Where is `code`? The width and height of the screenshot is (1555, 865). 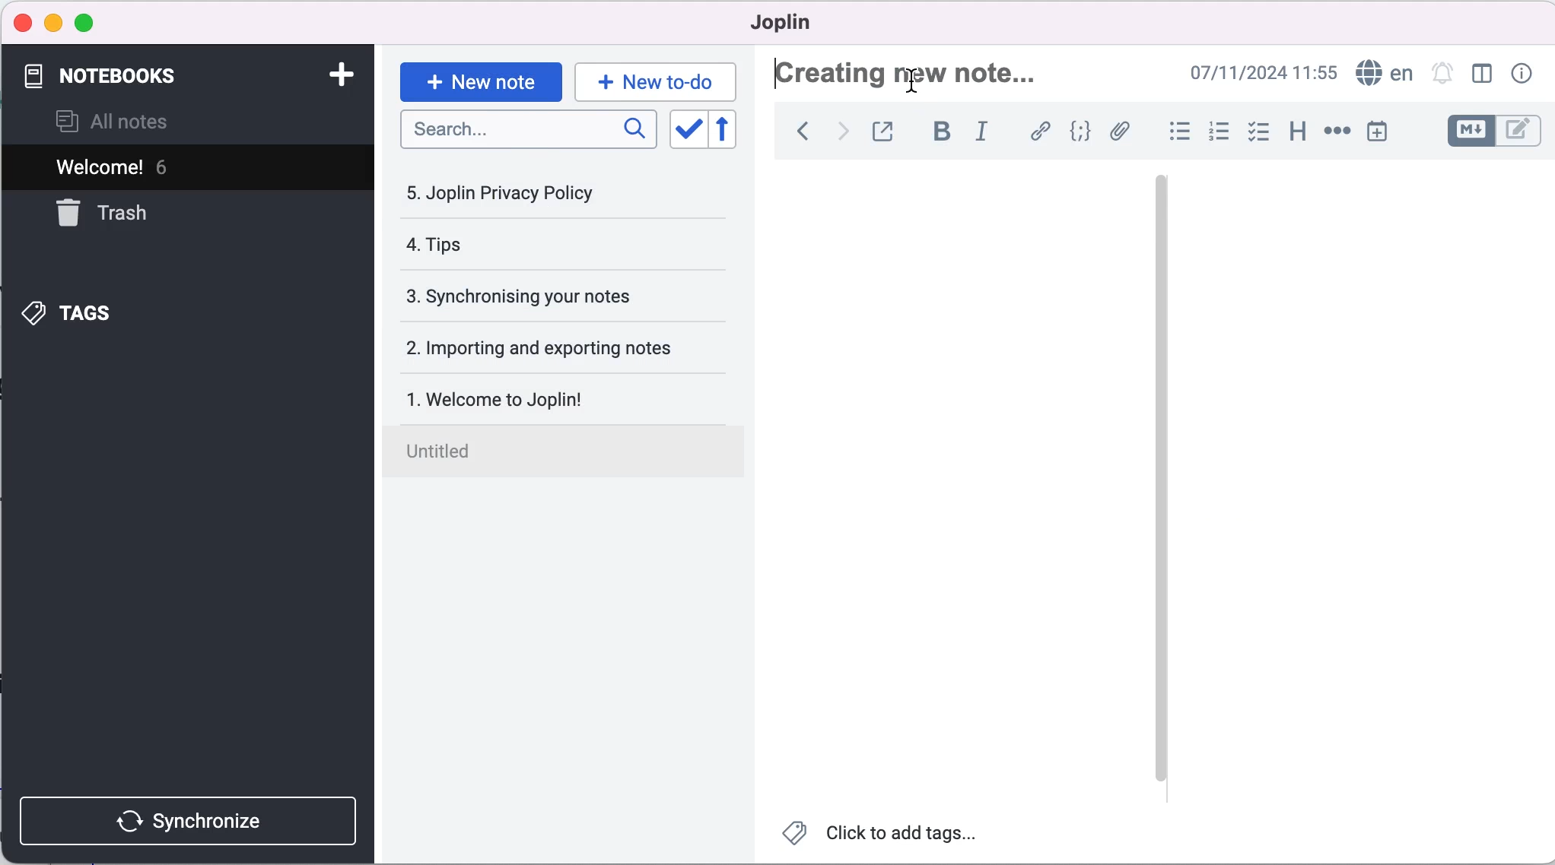 code is located at coordinates (1076, 133).